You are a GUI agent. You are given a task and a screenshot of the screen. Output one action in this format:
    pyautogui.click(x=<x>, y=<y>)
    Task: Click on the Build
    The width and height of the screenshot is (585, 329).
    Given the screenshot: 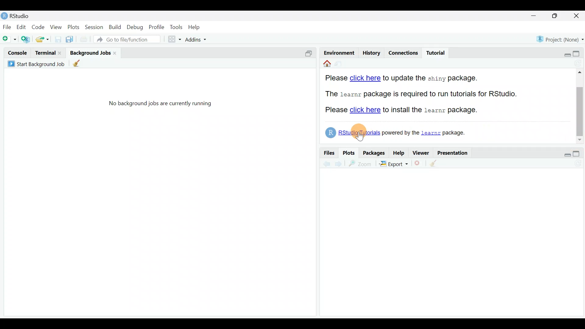 What is the action you would take?
    pyautogui.click(x=115, y=29)
    